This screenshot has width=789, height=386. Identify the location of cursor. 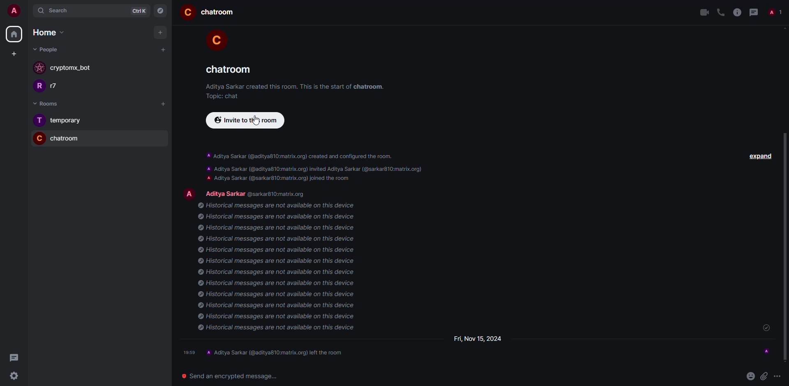
(254, 121).